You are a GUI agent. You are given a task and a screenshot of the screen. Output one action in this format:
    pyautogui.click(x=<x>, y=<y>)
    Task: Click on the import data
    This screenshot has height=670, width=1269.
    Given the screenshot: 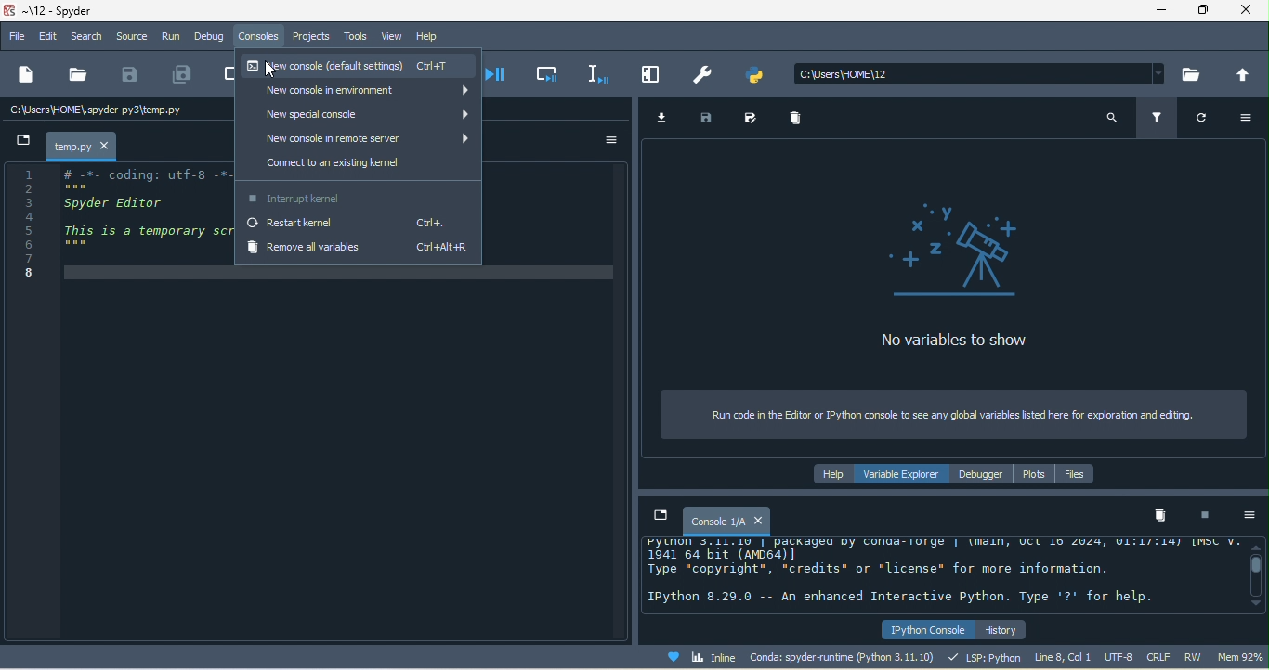 What is the action you would take?
    pyautogui.click(x=665, y=118)
    